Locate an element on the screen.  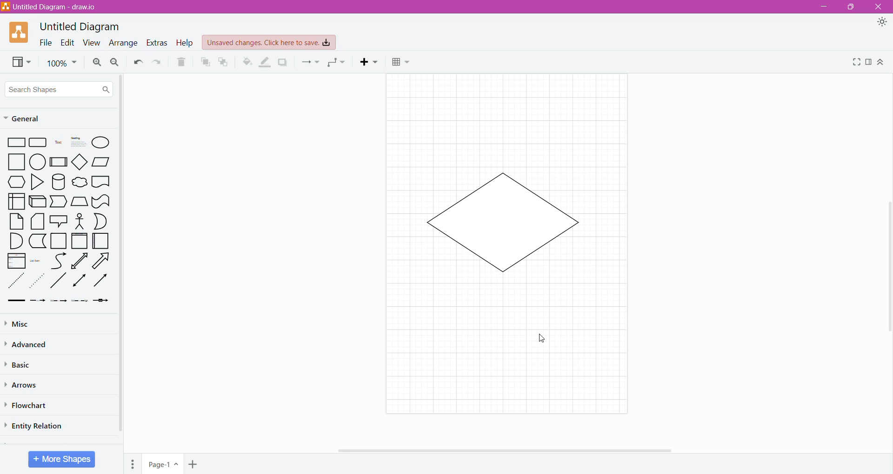
Untitle Diagram is located at coordinates (81, 27).